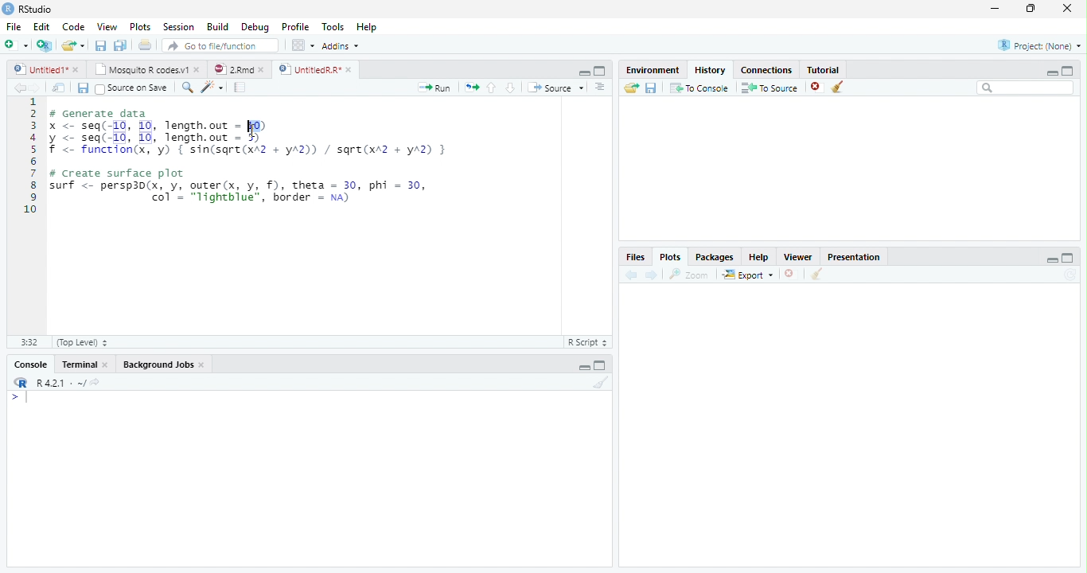 The image size is (1087, 573). What do you see at coordinates (58, 88) in the screenshot?
I see `Show in new window` at bounding box center [58, 88].